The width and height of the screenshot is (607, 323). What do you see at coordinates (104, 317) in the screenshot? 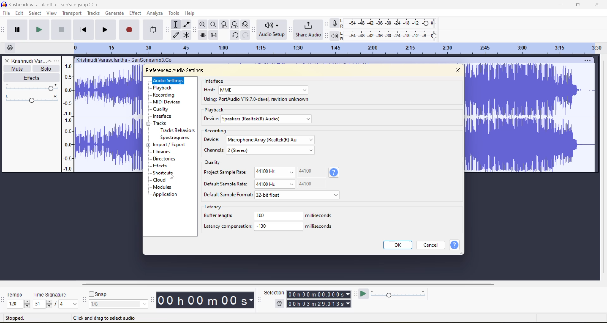
I see `Click and drag to select audio` at bounding box center [104, 317].